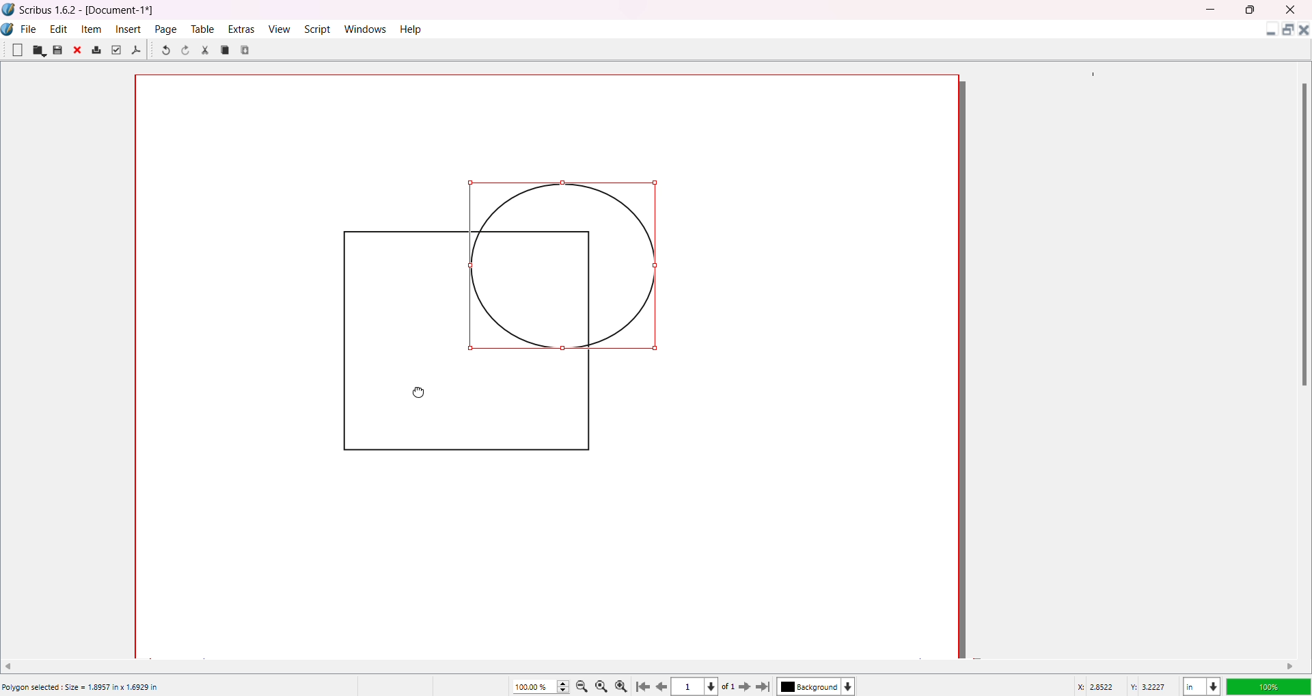 This screenshot has width=1312, height=696. Describe the element at coordinates (584, 686) in the screenshot. I see `Zoom out` at that location.